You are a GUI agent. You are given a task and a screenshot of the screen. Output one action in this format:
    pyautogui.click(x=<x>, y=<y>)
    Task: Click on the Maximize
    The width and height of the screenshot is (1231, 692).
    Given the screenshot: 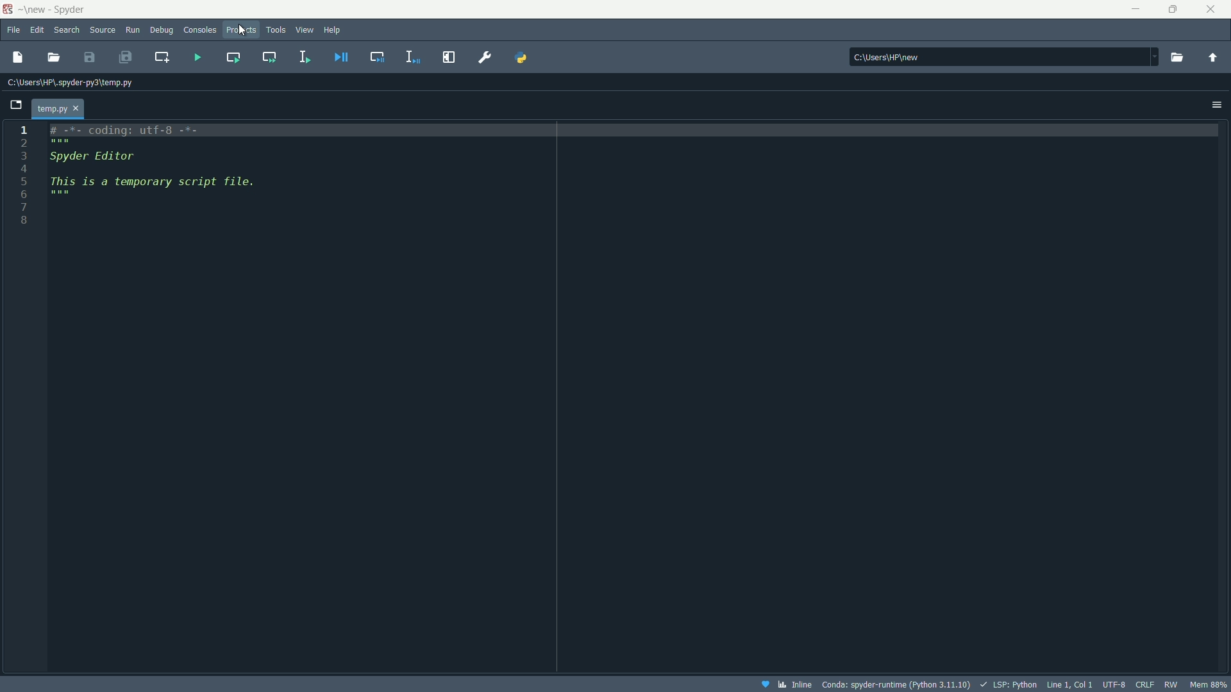 What is the action you would take?
    pyautogui.click(x=1172, y=10)
    